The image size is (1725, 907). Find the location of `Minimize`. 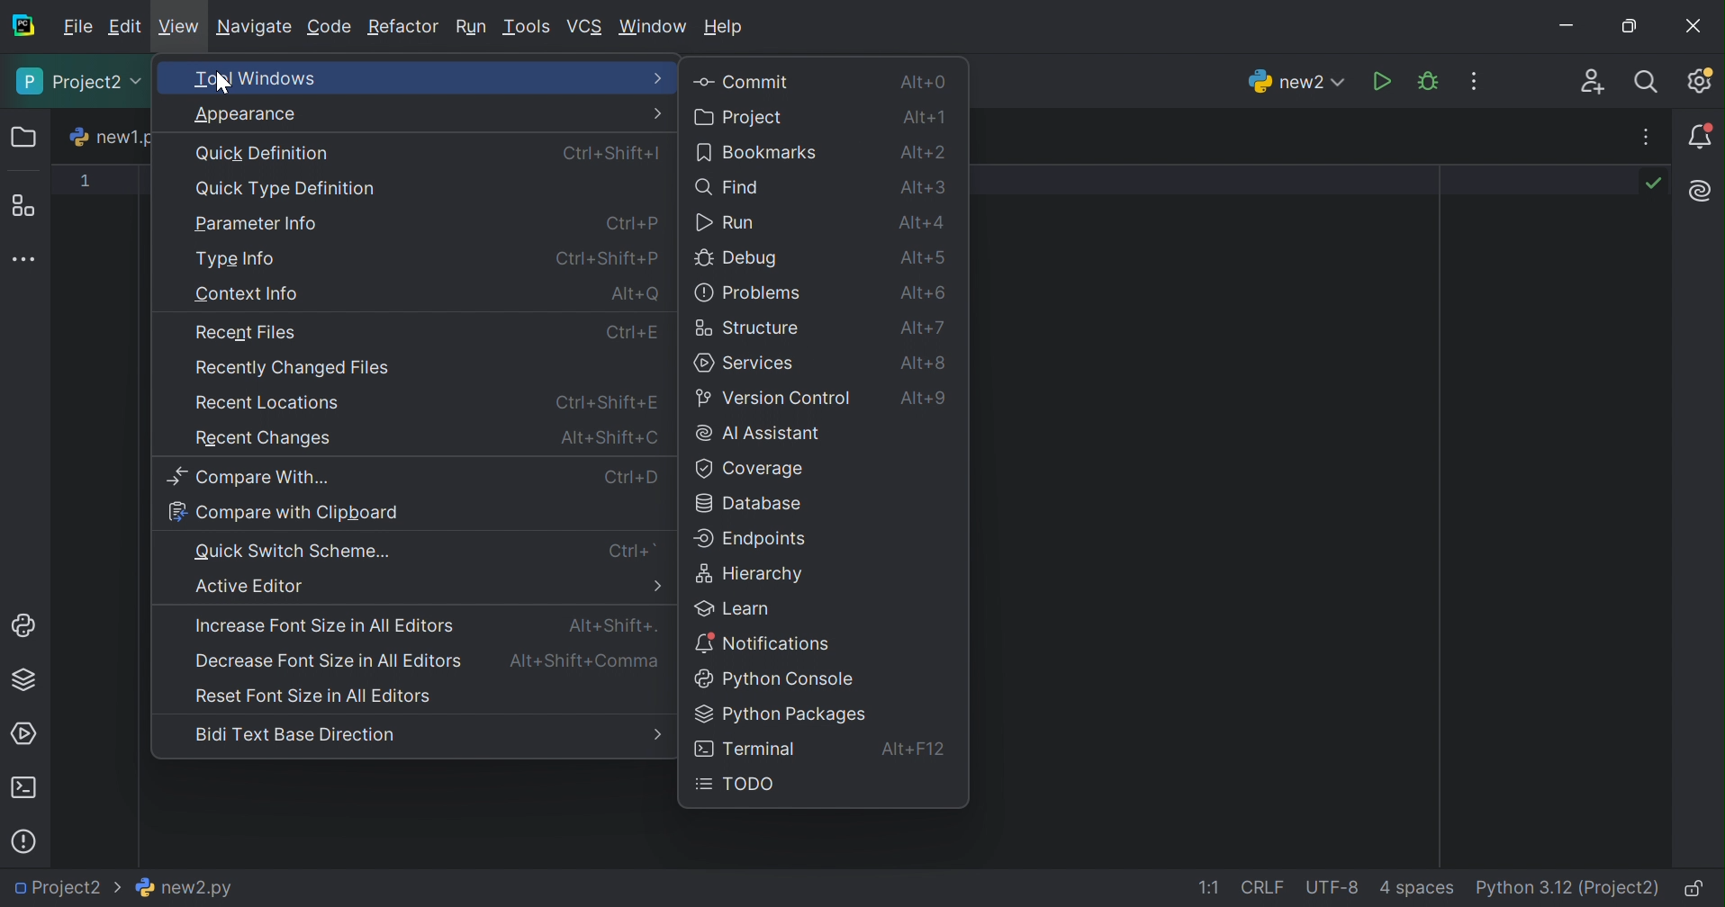

Minimize is located at coordinates (1576, 26).